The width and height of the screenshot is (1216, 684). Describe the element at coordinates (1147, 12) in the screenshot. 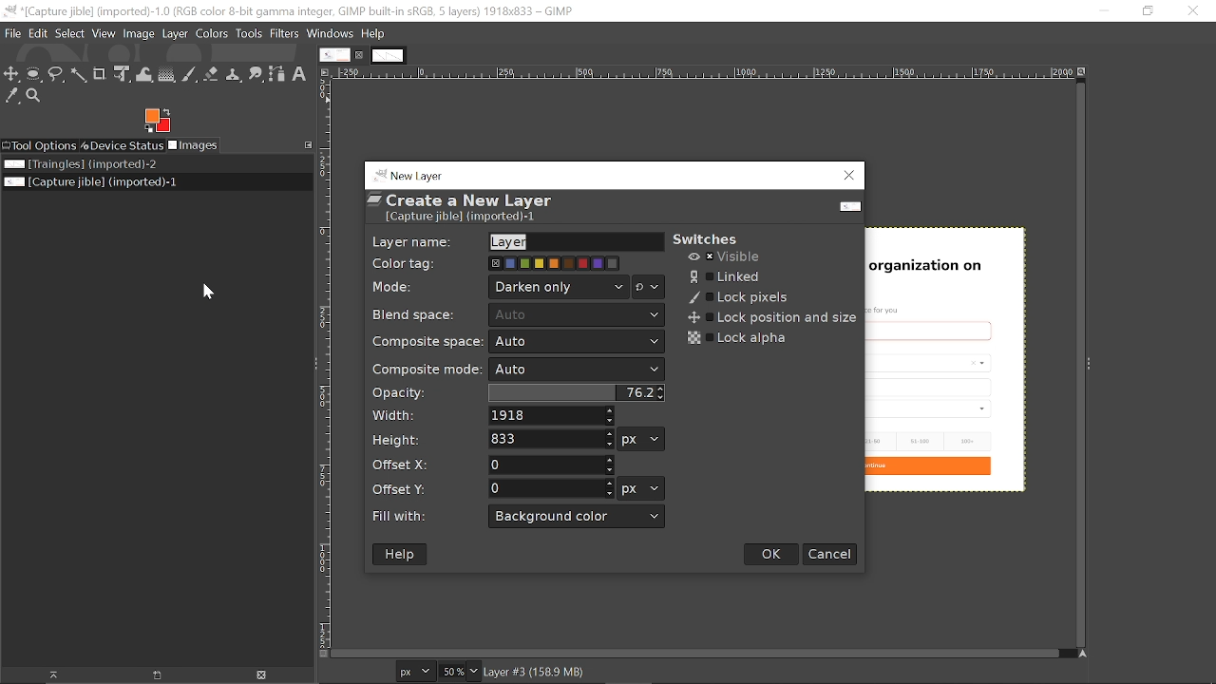

I see `Restore down` at that location.